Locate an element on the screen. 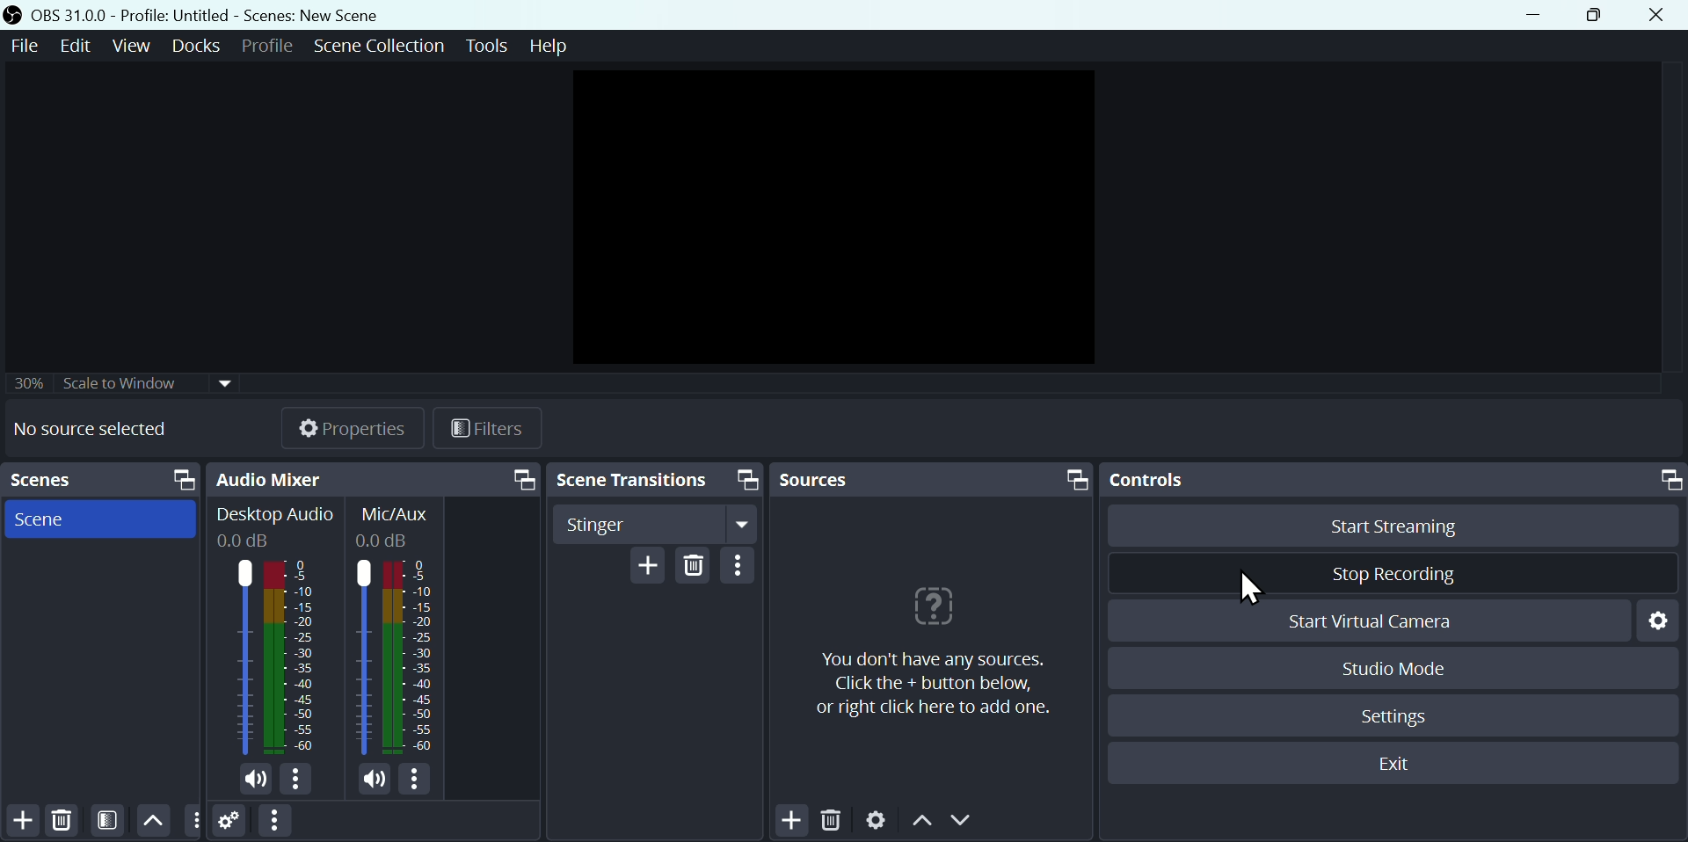 The image size is (1688, 842). scenes is located at coordinates (52, 481).